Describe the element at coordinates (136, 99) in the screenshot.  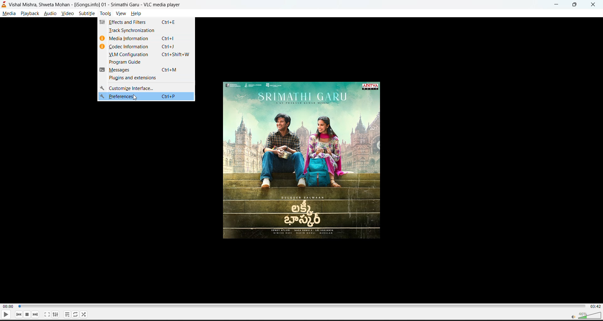
I see `cursor` at that location.